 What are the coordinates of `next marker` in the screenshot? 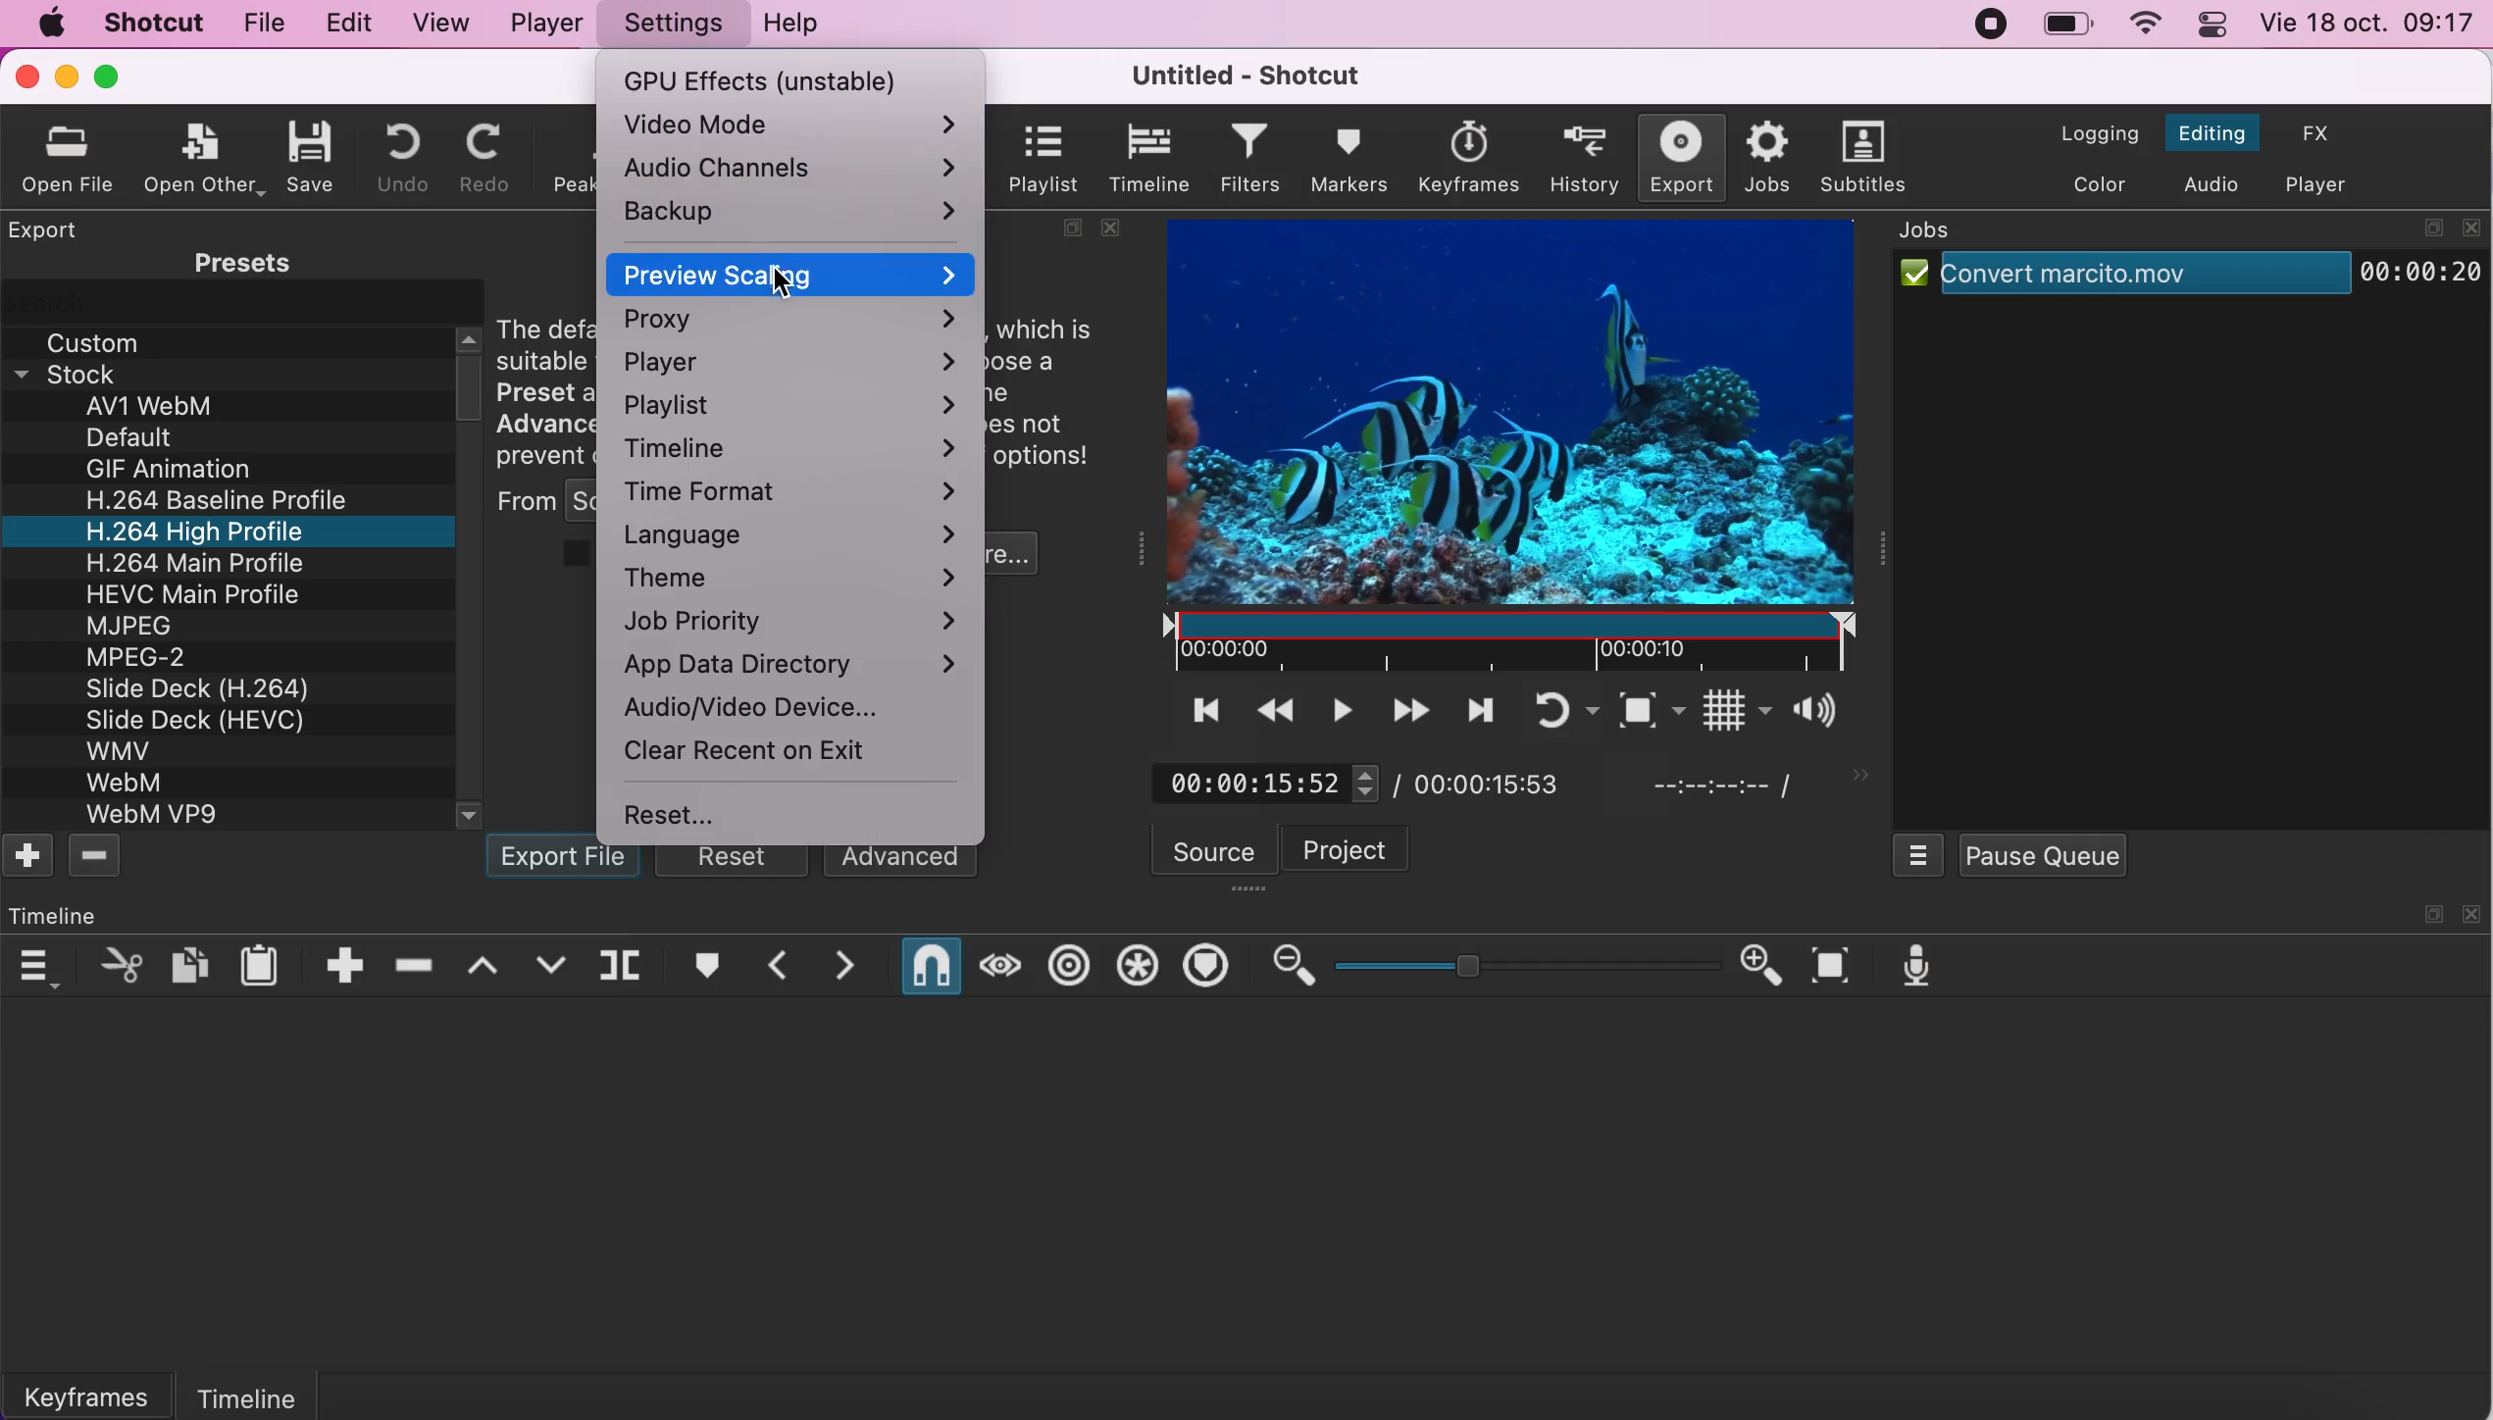 It's located at (846, 966).